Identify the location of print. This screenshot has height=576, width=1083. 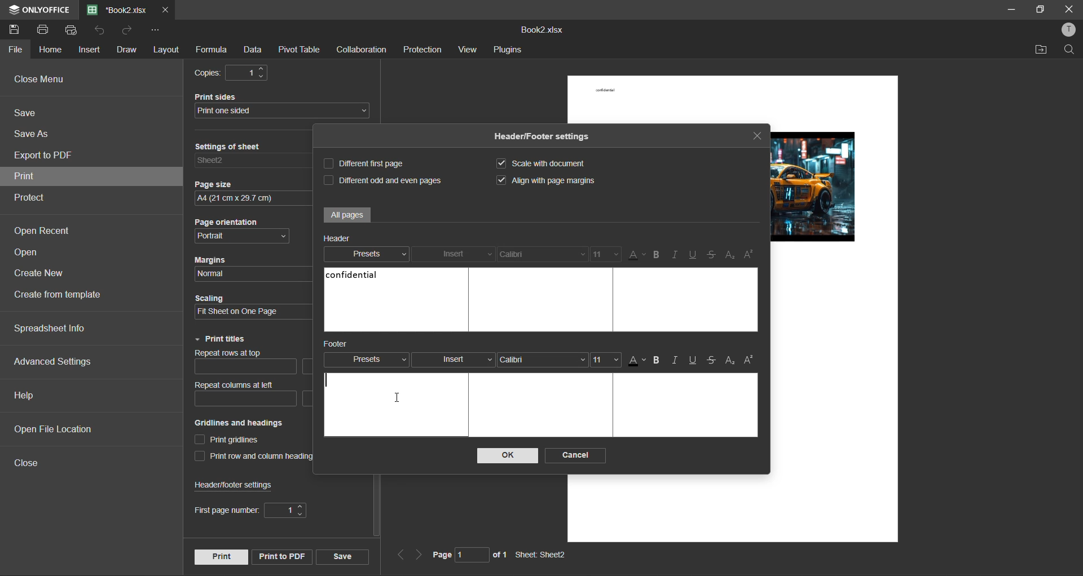
(221, 557).